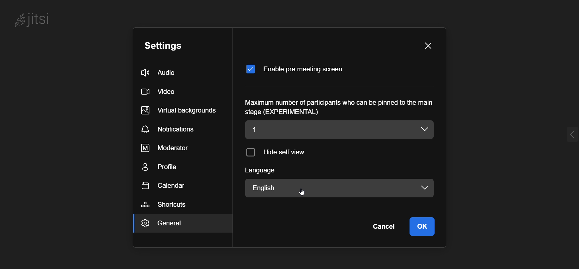  Describe the element at coordinates (302, 193) in the screenshot. I see `Cursor` at that location.